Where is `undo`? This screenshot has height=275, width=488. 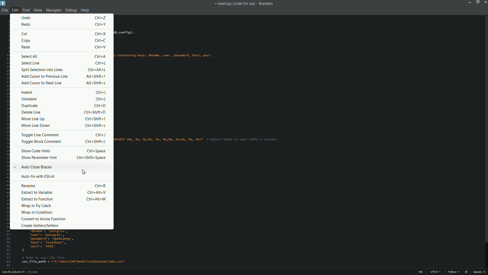 undo is located at coordinates (27, 17).